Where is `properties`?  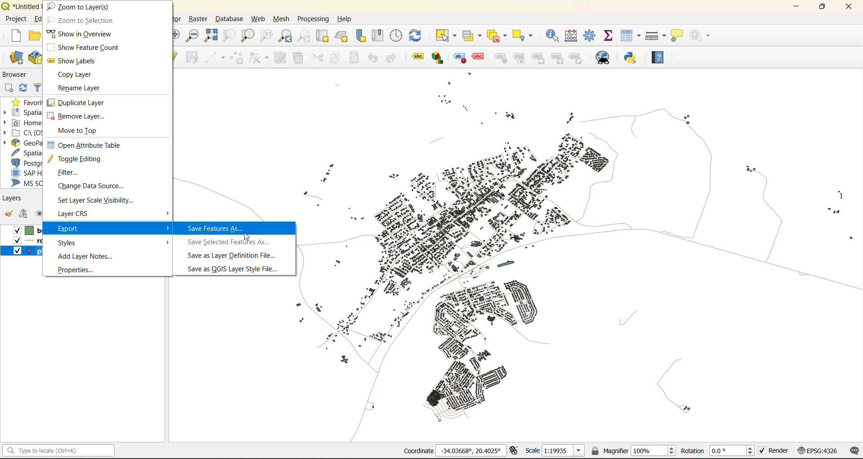
properties is located at coordinates (80, 269).